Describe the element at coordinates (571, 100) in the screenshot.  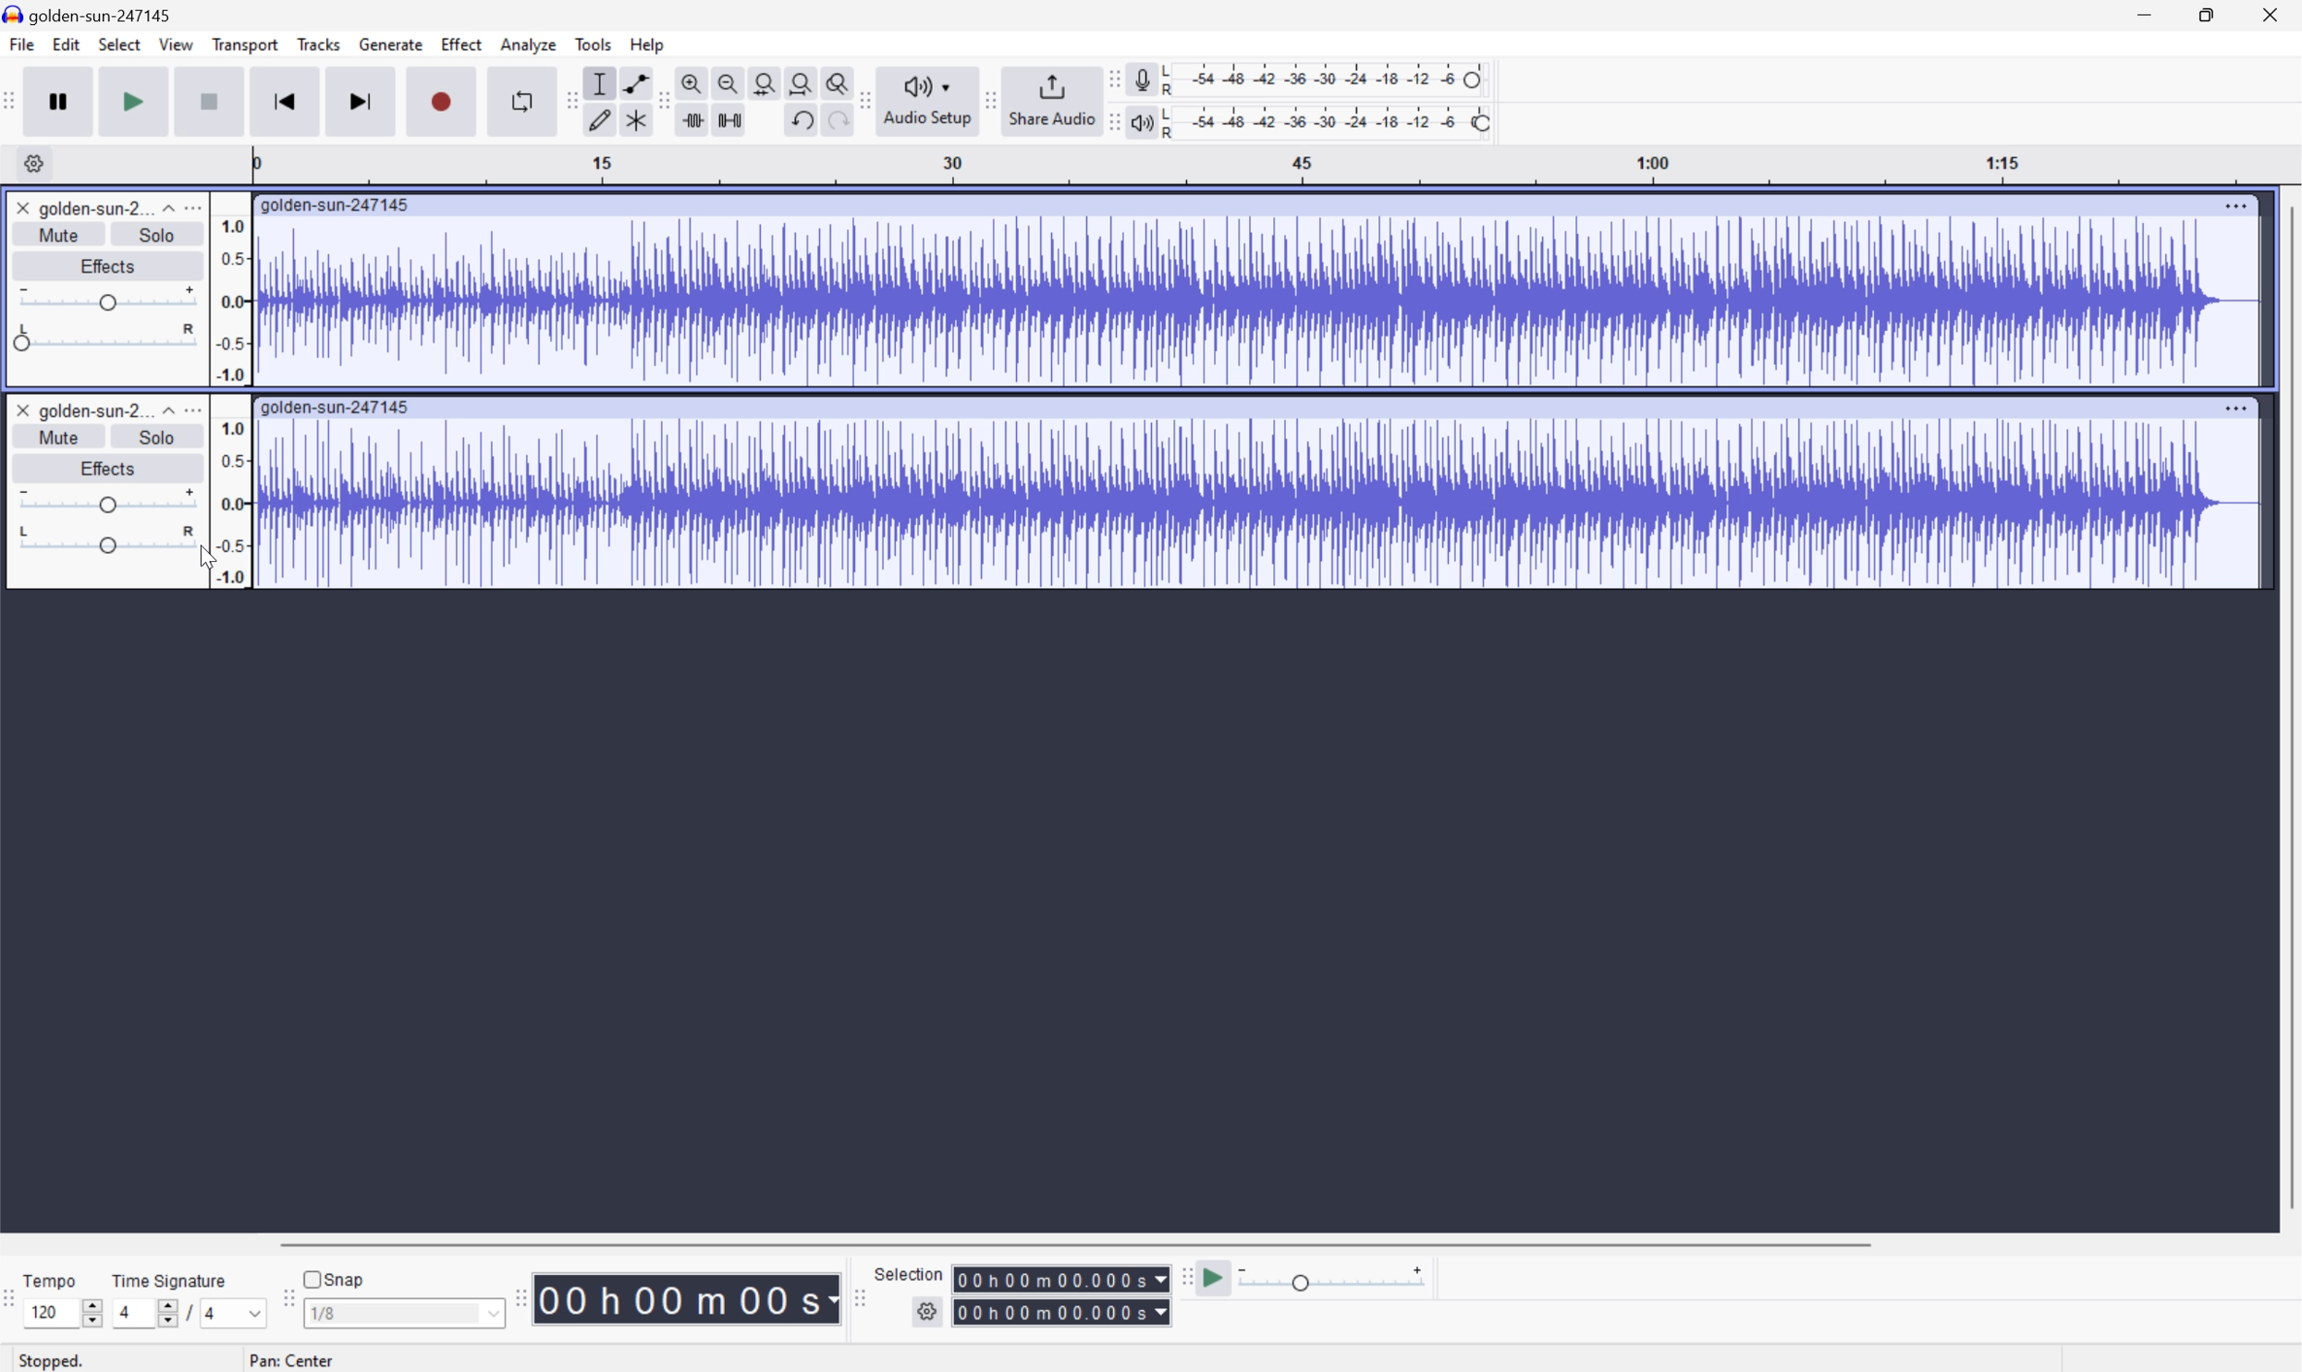
I see `Audacity tools toolbar` at that location.